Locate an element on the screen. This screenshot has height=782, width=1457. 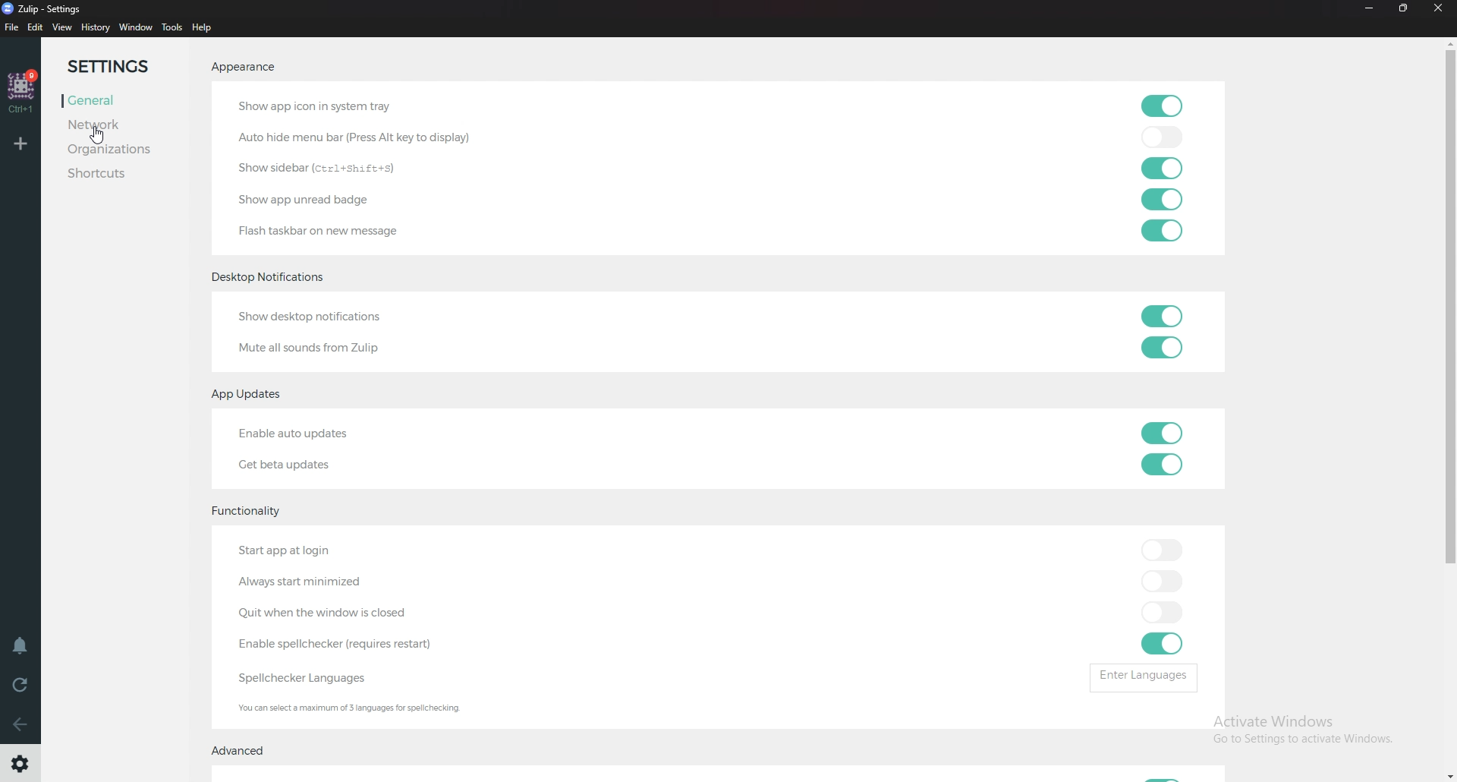
file is located at coordinates (13, 27).